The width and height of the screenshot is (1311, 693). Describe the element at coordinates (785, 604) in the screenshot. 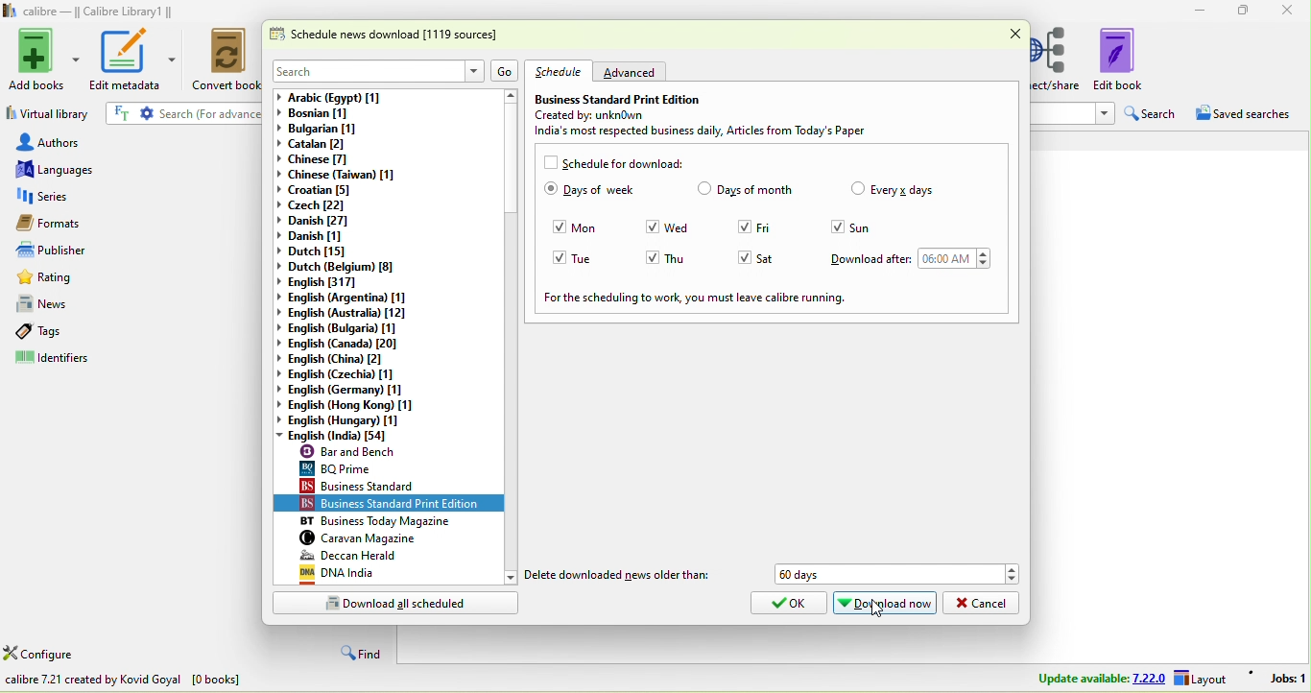

I see `ok` at that location.